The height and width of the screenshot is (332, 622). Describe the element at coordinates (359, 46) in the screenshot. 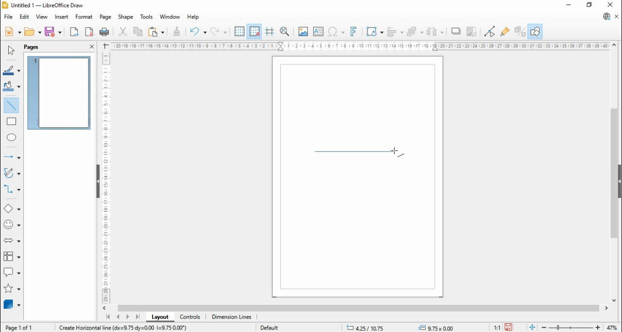

I see `Scale` at that location.